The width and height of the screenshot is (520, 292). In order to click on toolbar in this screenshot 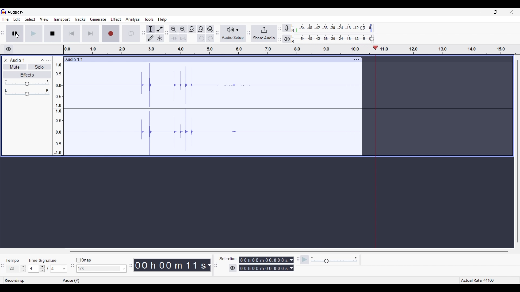, I will do `click(3, 265)`.